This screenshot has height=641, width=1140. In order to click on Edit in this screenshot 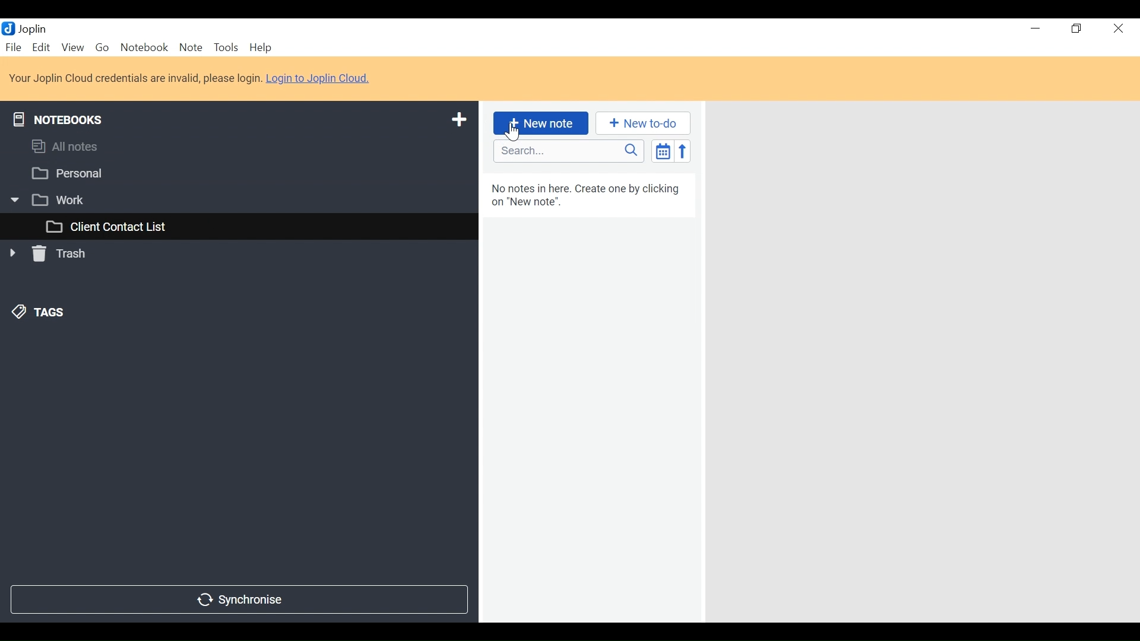, I will do `click(42, 47)`.